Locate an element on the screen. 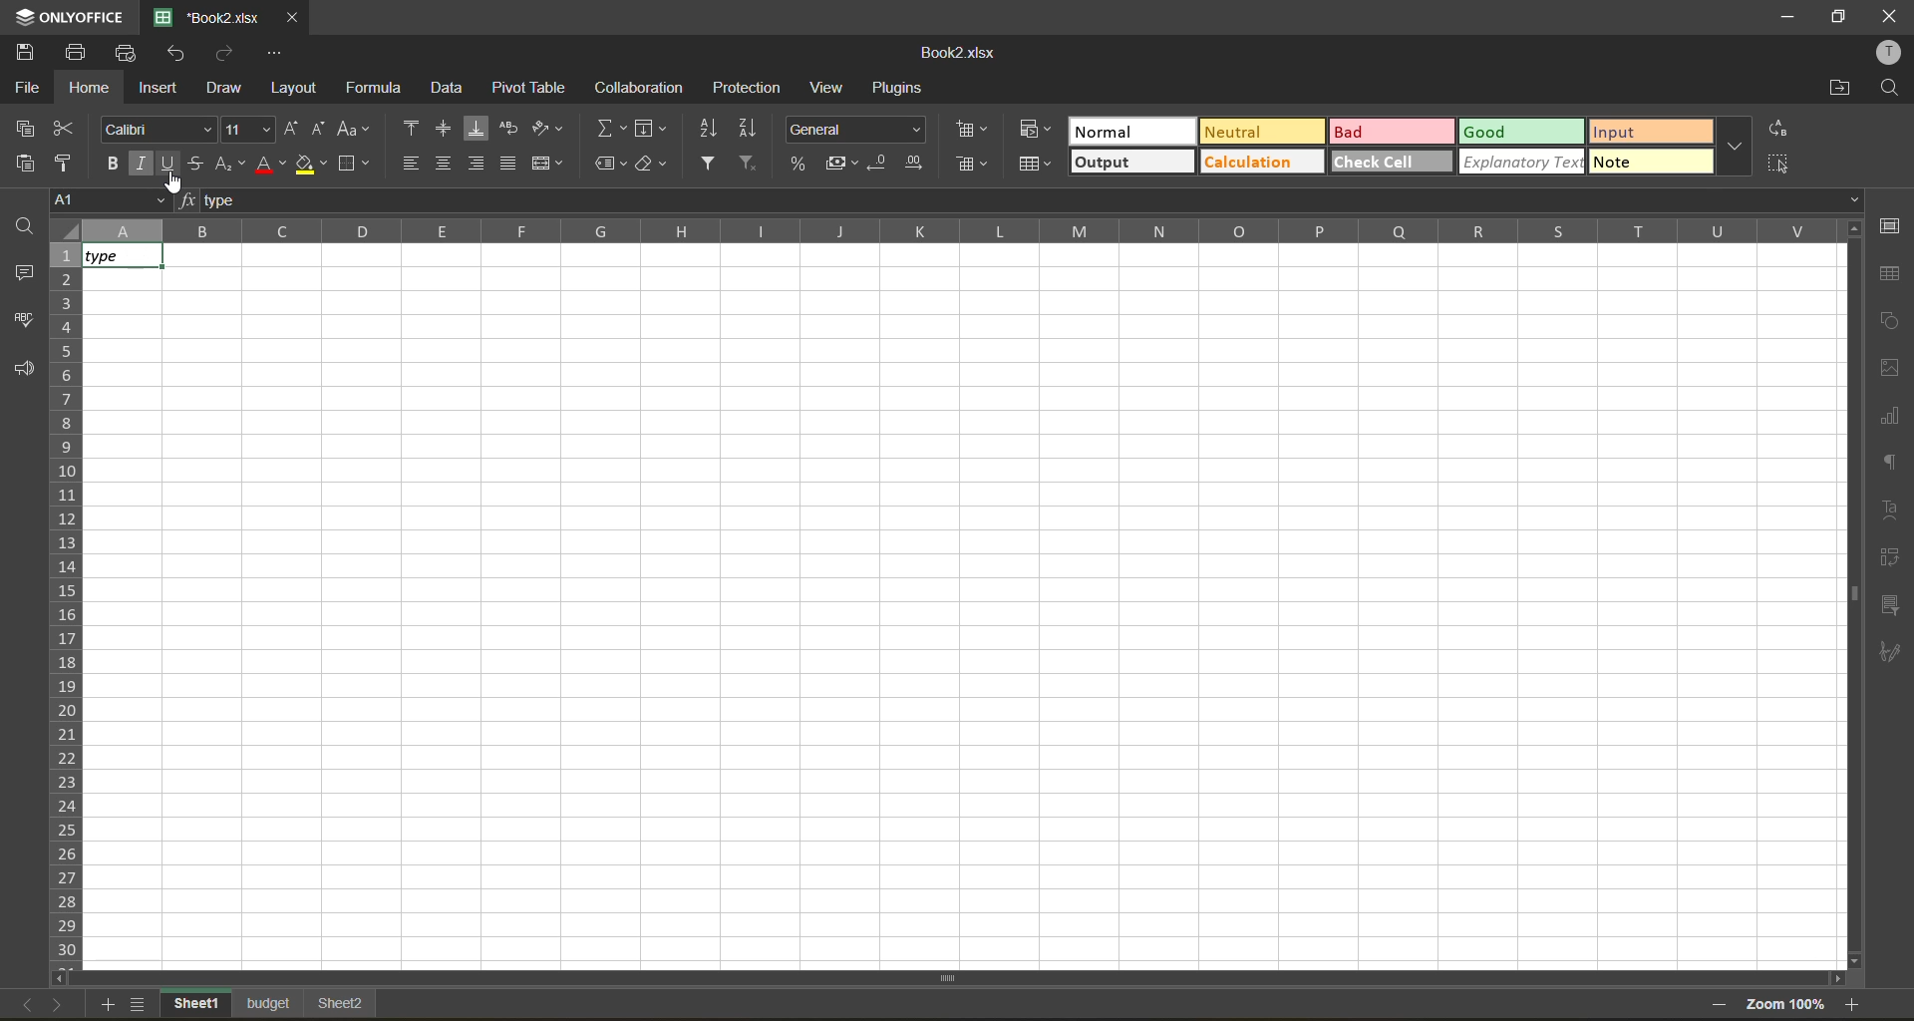 The image size is (1914, 1021). view is located at coordinates (829, 88).